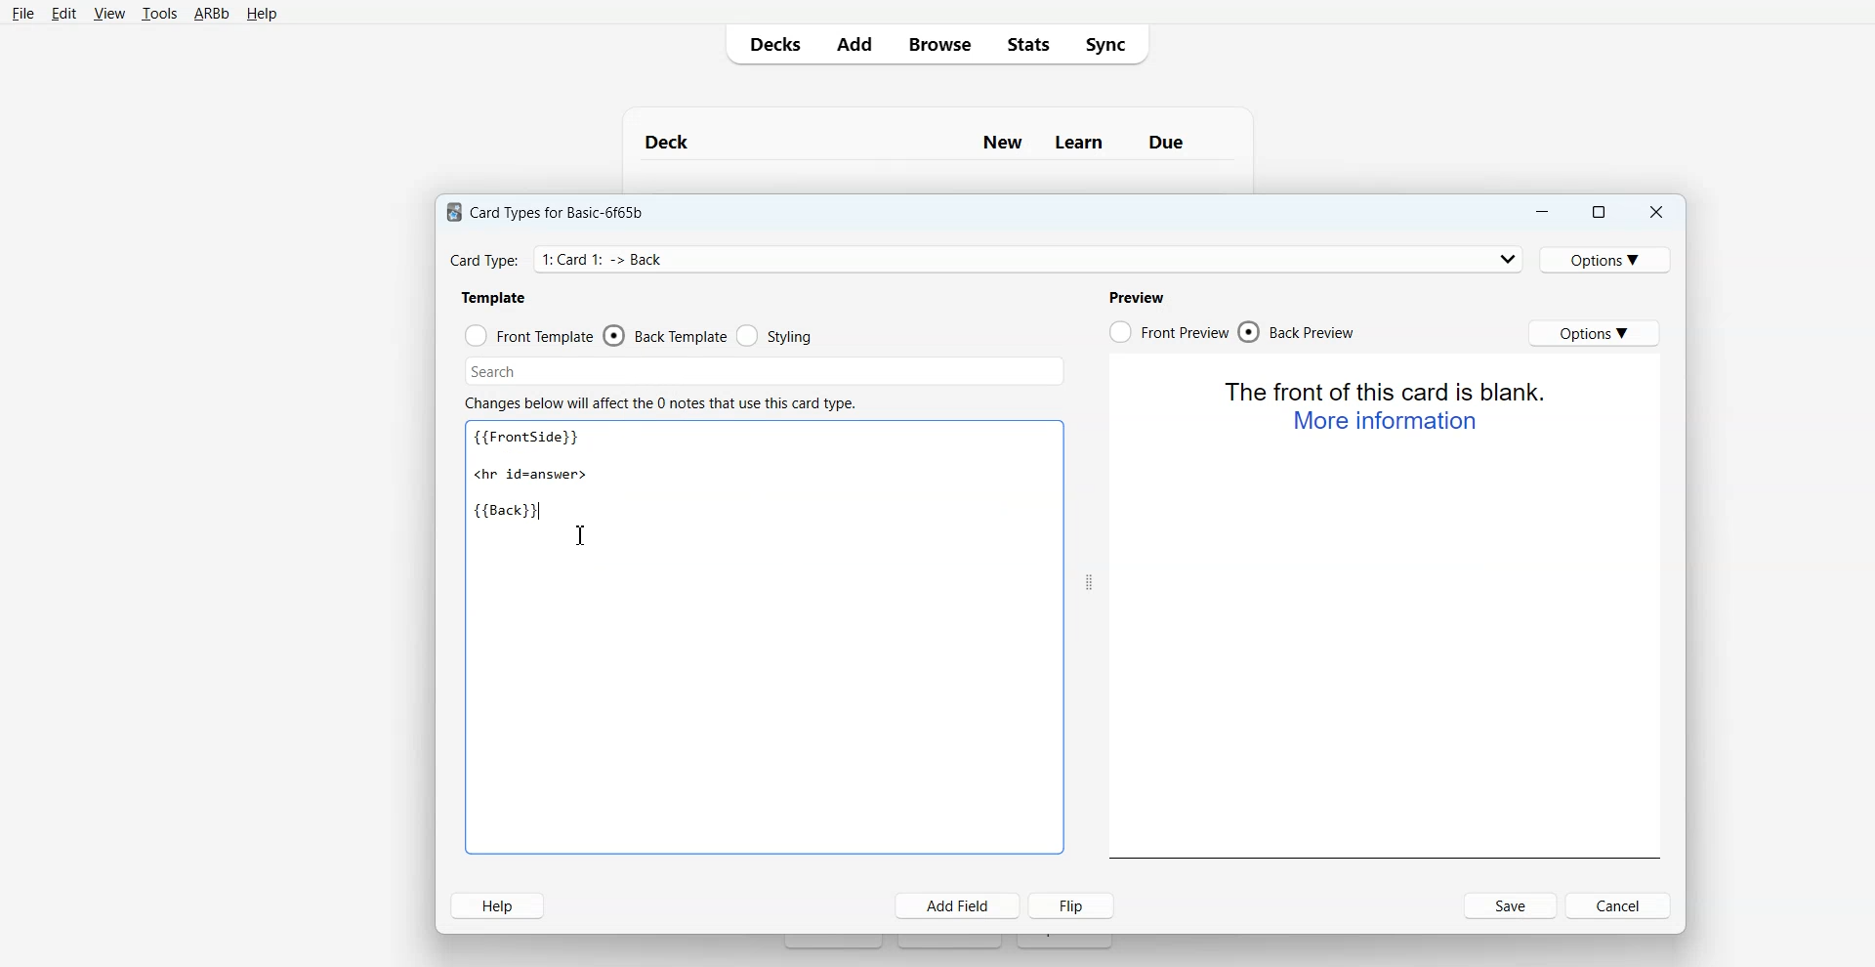 The width and height of the screenshot is (1875, 967). I want to click on Front Template, so click(529, 334).